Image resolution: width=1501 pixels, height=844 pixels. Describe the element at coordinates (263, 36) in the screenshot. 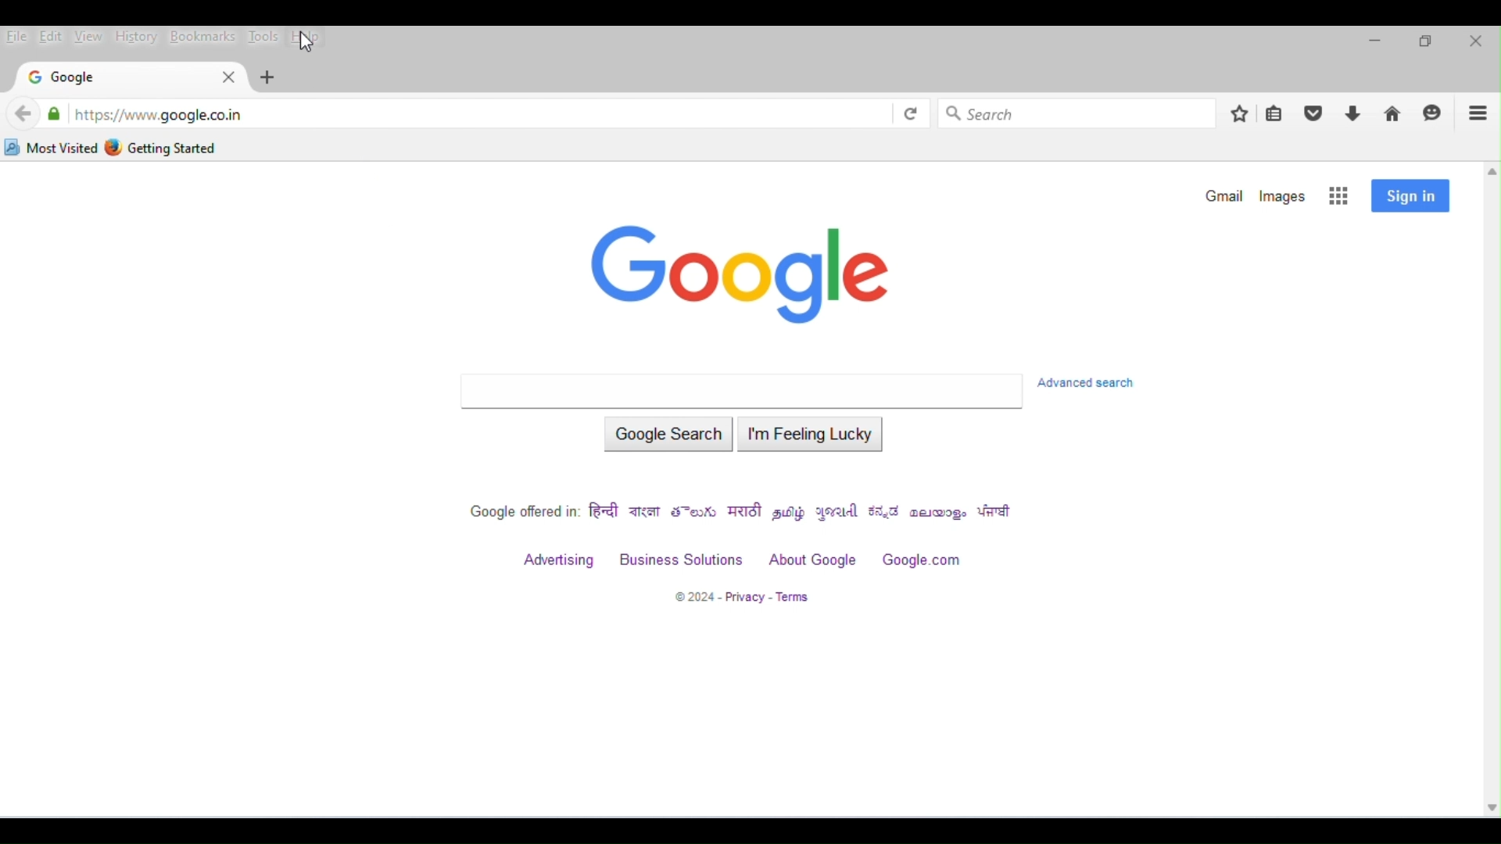

I see `tools` at that location.